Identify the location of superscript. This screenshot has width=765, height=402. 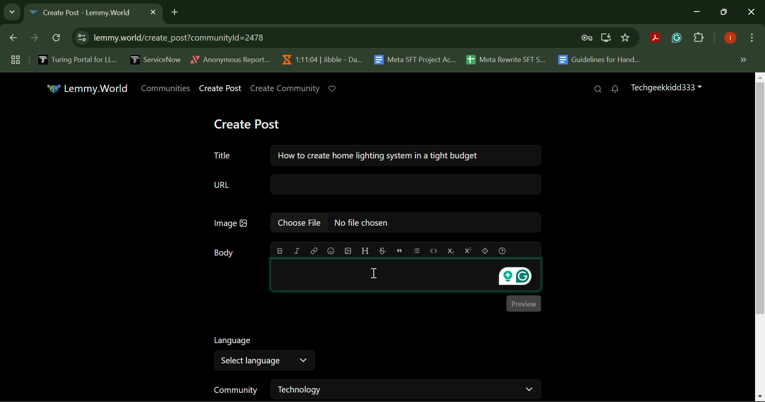
(467, 250).